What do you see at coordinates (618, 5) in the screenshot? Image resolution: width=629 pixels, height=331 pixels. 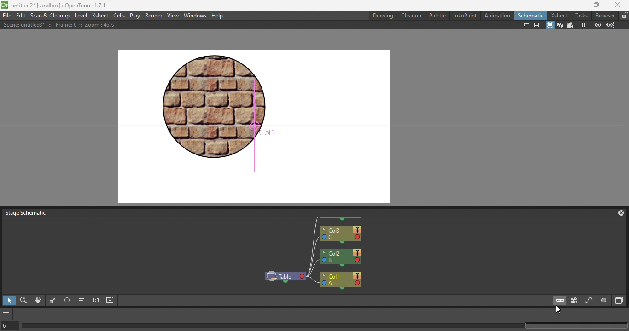 I see `Close` at bounding box center [618, 5].